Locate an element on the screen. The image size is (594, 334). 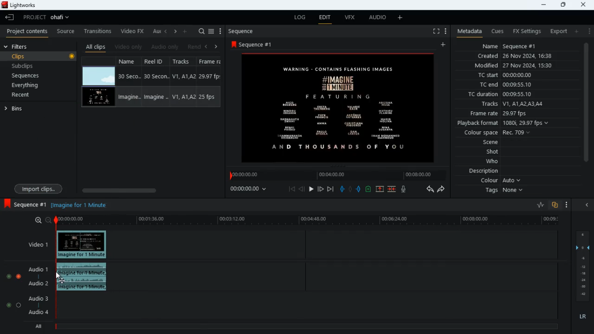
right is located at coordinates (175, 32).